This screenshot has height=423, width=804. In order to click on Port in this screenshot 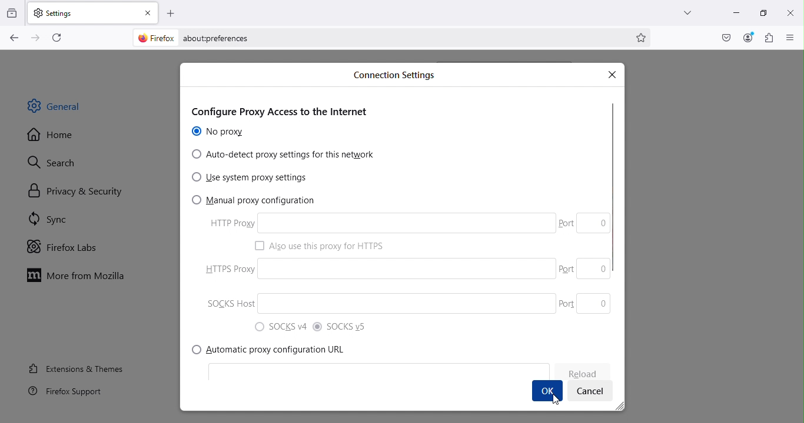, I will do `click(594, 303)`.